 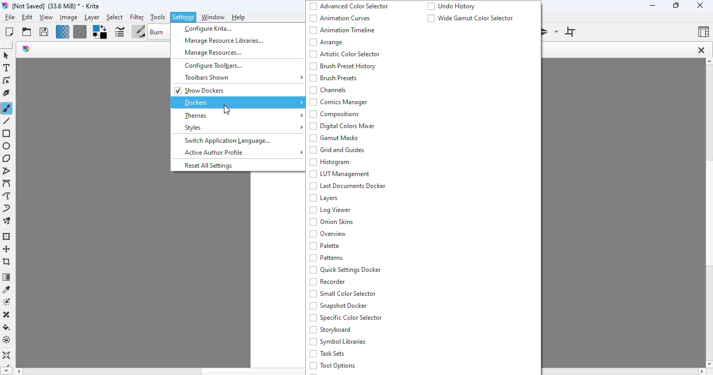 I want to click on task sets, so click(x=327, y=354).